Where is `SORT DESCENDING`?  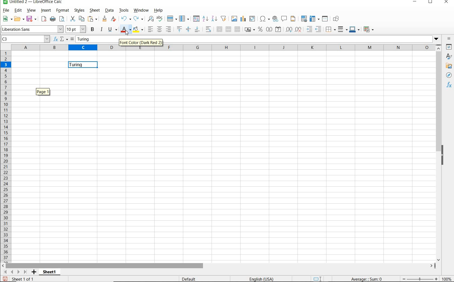
SORT DESCENDING is located at coordinates (214, 20).